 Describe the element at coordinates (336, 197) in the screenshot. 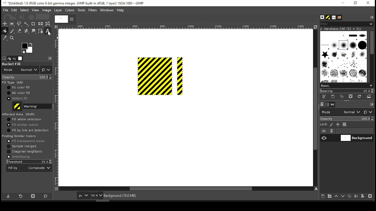

I see `move layer one step up` at that location.